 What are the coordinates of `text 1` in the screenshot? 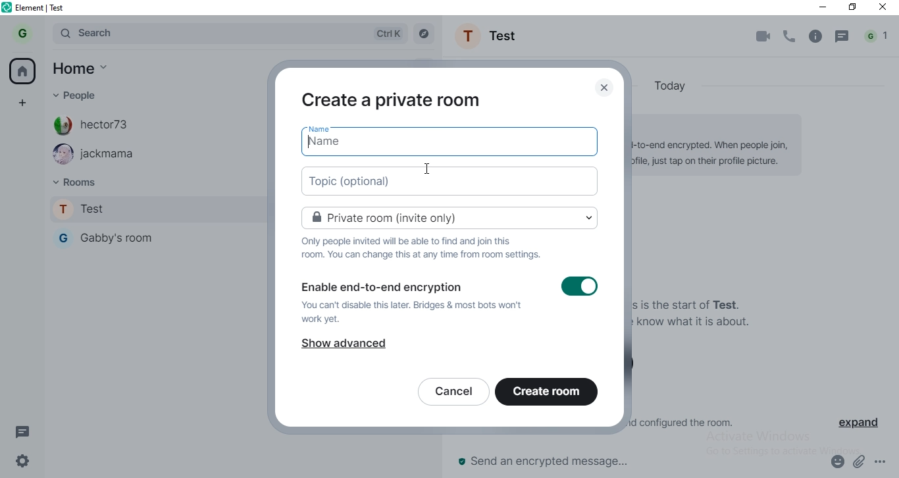 It's located at (423, 250).